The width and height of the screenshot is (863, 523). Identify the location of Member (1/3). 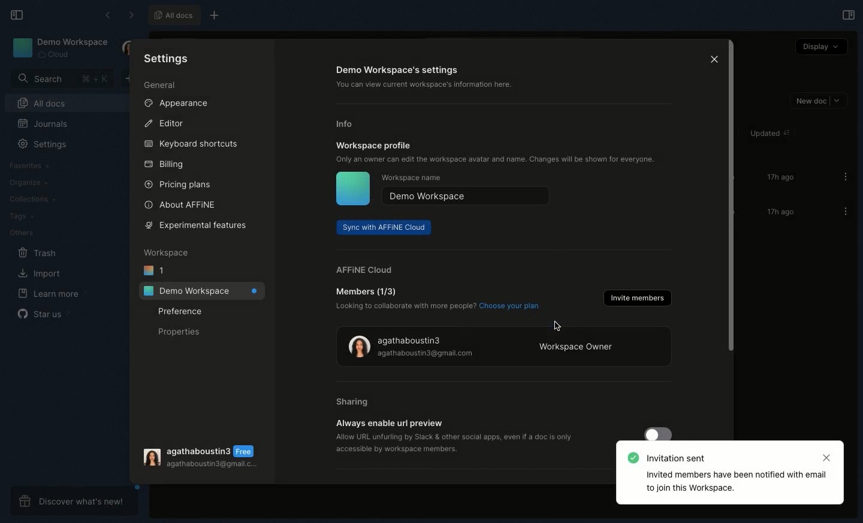
(366, 290).